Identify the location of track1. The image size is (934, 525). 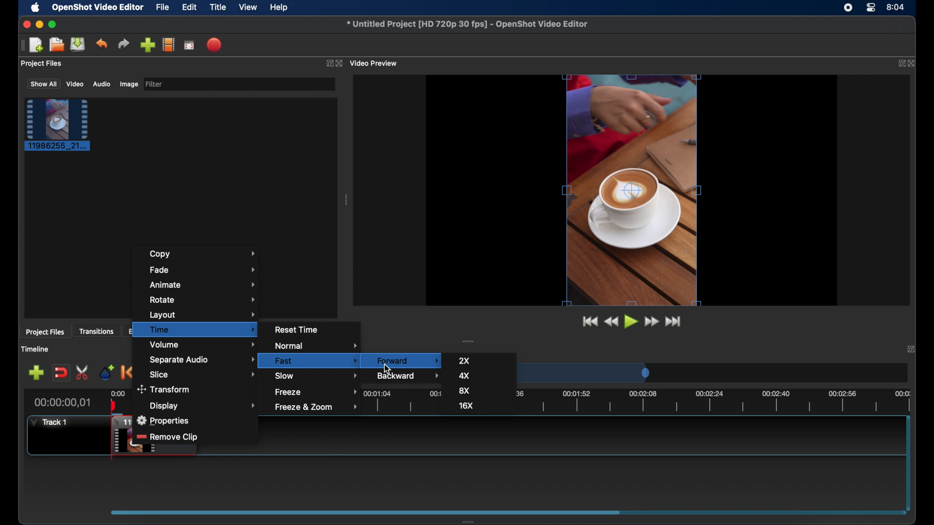
(49, 422).